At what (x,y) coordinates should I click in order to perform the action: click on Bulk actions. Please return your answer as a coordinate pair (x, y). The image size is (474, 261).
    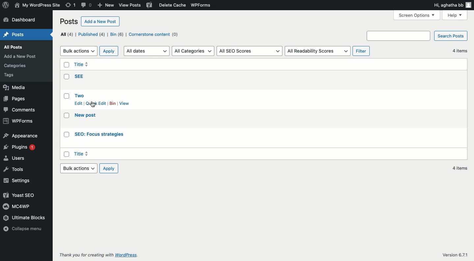
    Looking at the image, I should click on (79, 51).